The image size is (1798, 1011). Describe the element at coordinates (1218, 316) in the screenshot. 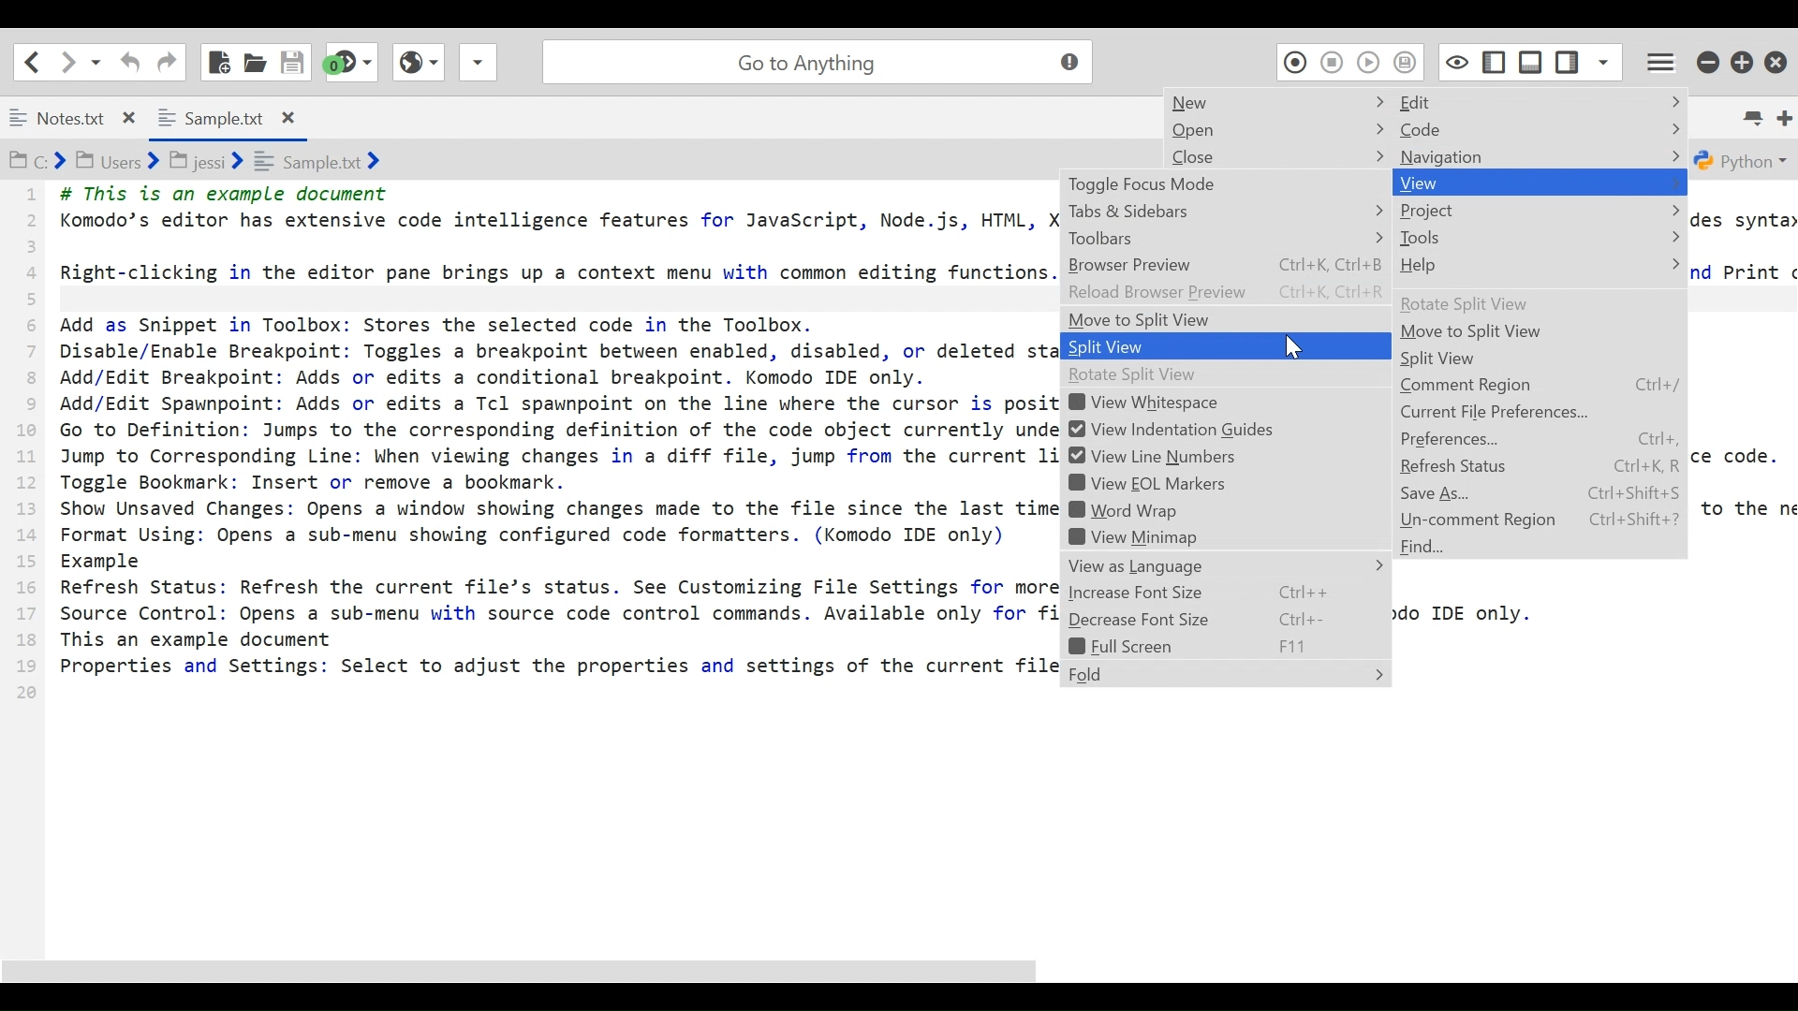

I see `Move to Split View` at that location.